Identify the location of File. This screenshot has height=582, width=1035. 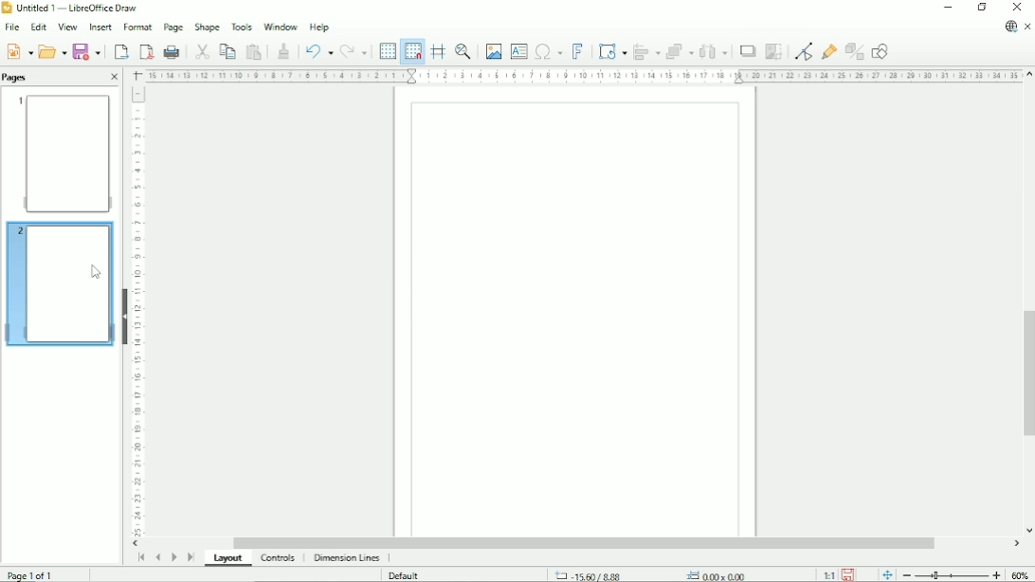
(10, 27).